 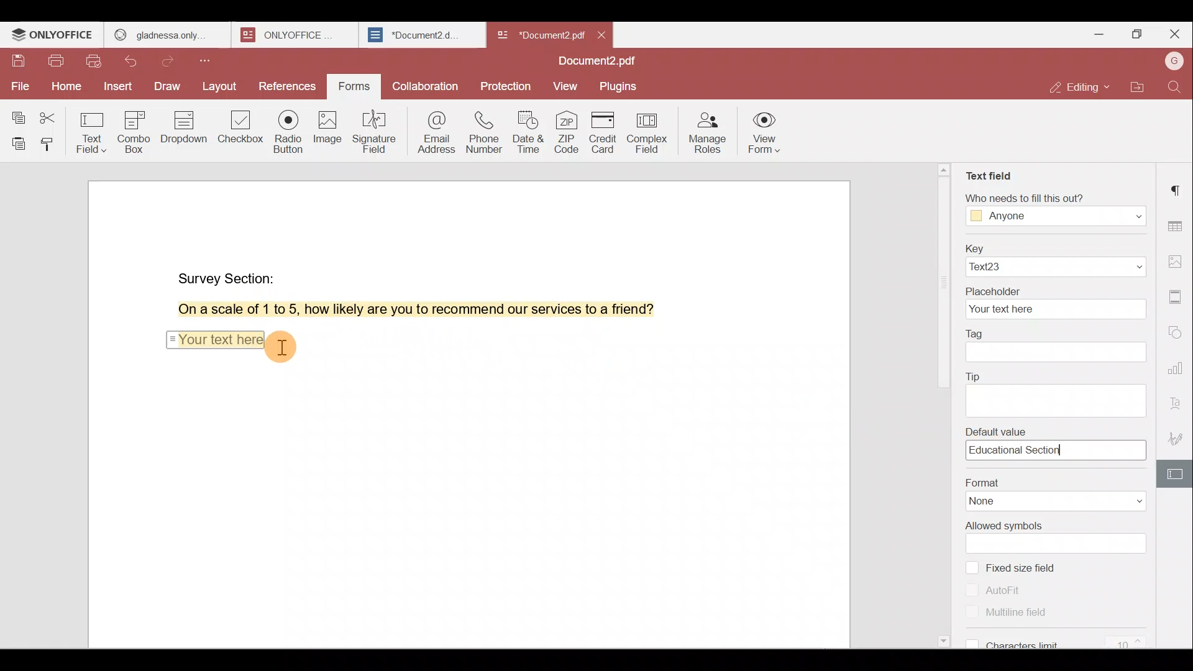 I want to click on Find, so click(x=1177, y=87).